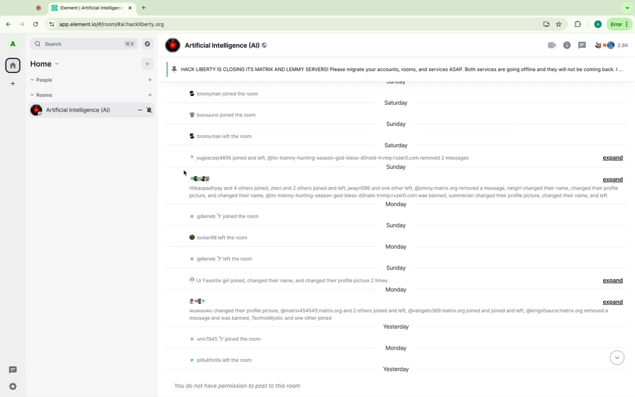  What do you see at coordinates (225, 341) in the screenshot?
I see `Message` at bounding box center [225, 341].